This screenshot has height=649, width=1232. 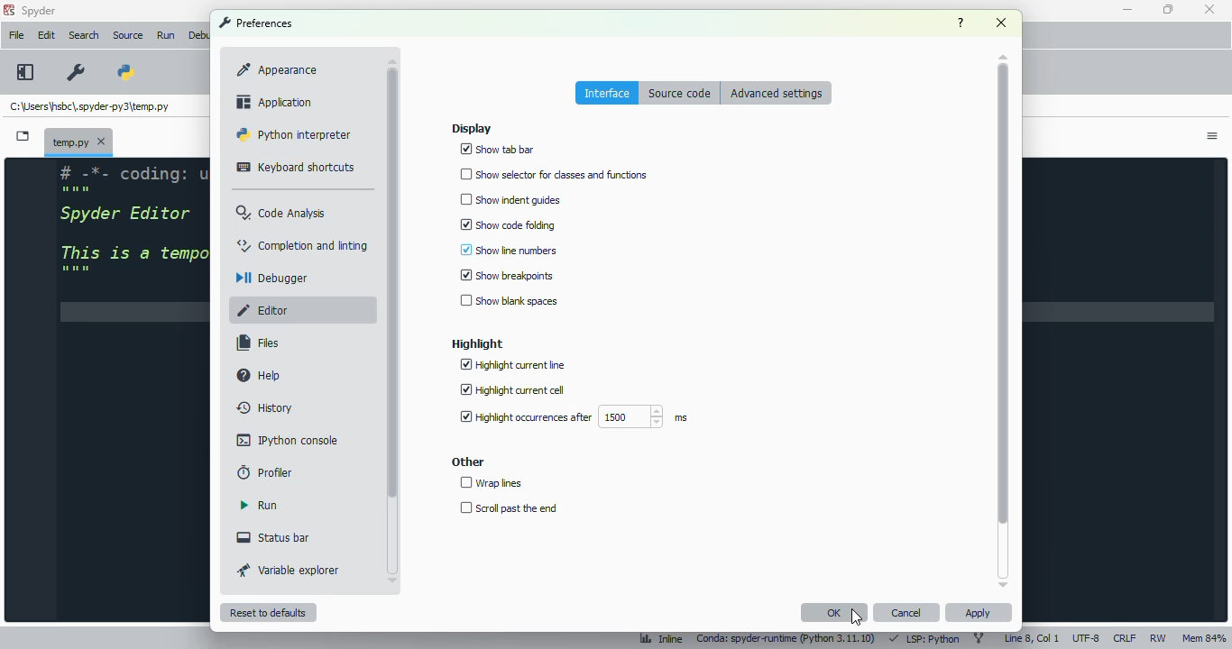 I want to click on interface, so click(x=608, y=93).